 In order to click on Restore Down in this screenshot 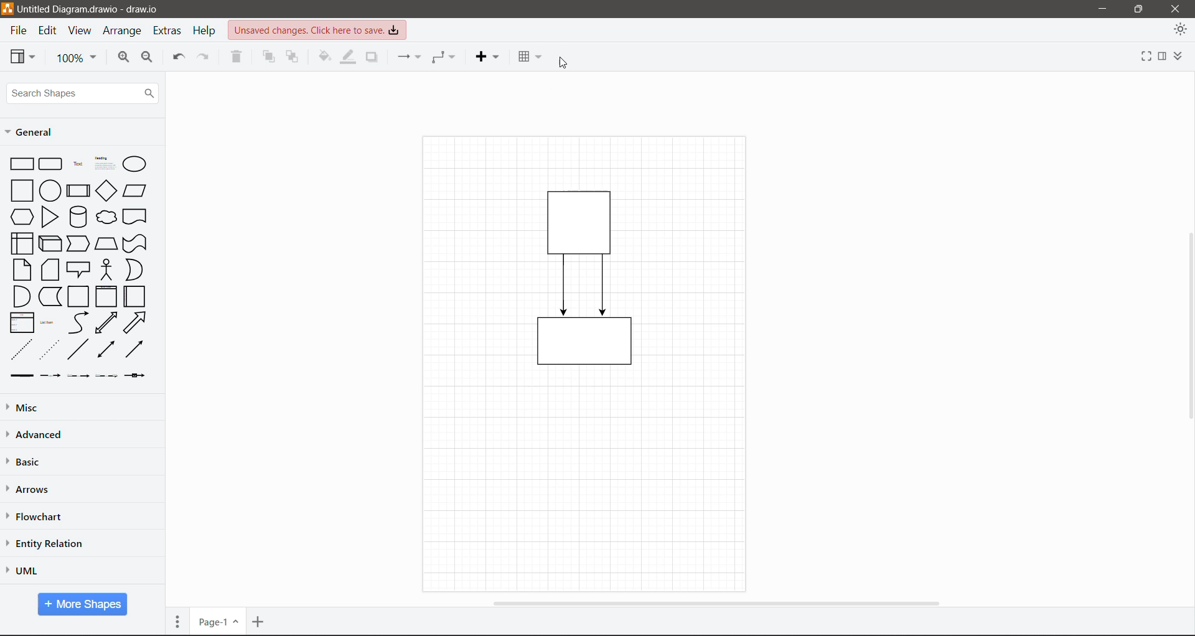, I will do `click(1139, 8)`.